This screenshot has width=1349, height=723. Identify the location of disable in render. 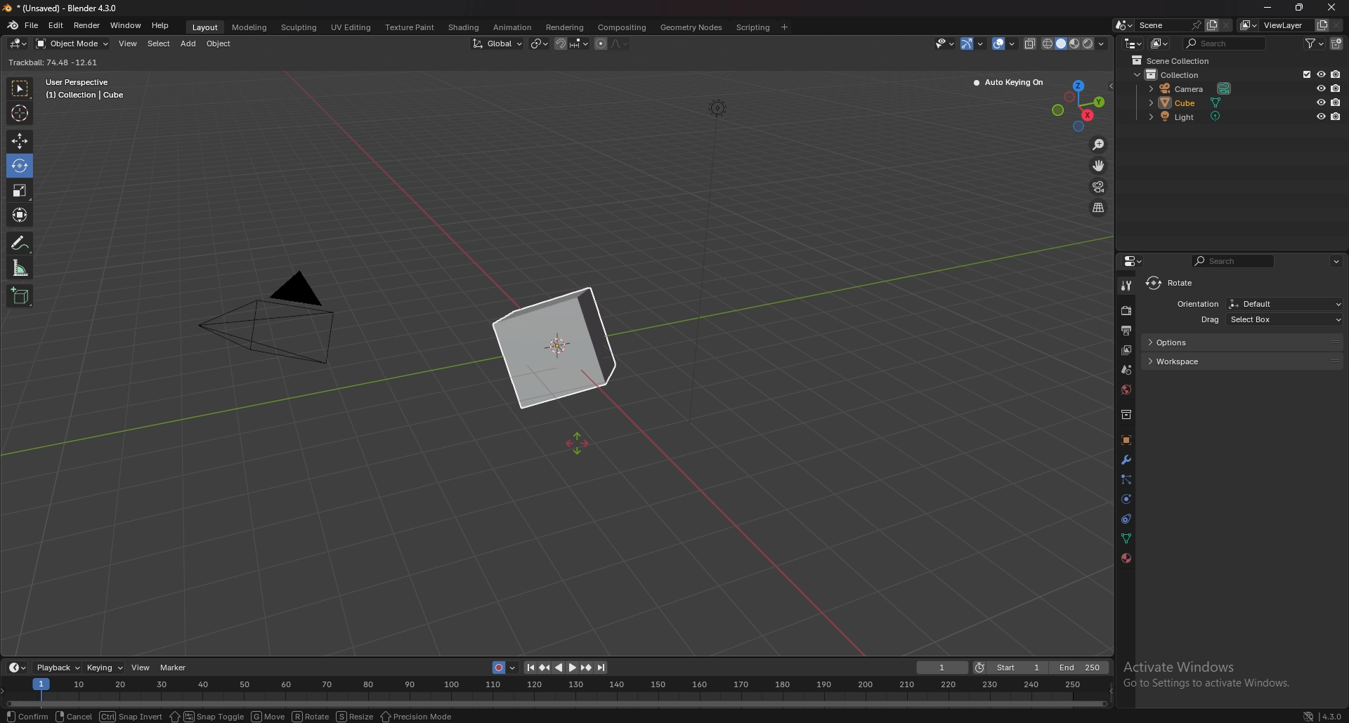
(1336, 87).